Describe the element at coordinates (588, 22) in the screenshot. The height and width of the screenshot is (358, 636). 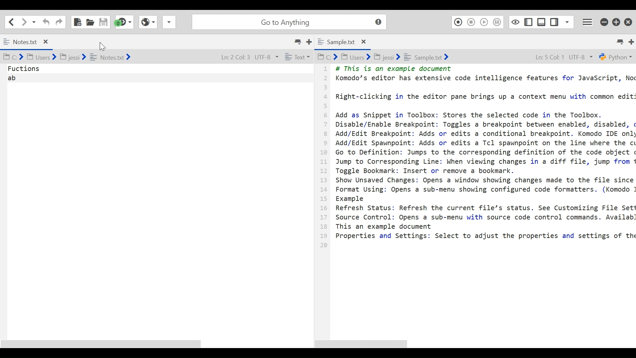
I see `Application menu` at that location.